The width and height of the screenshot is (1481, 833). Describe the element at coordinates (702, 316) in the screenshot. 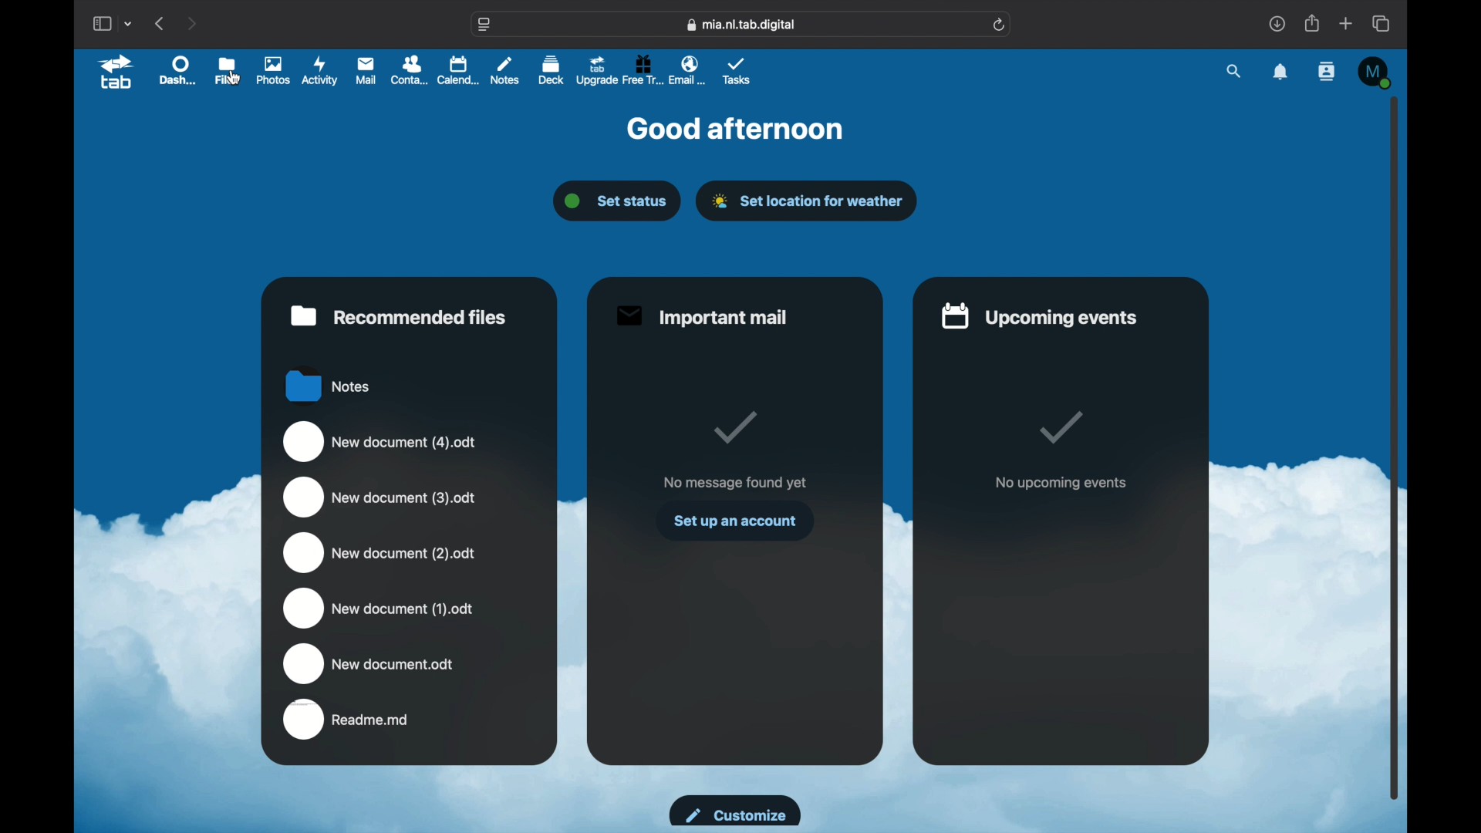

I see `important mail` at that location.